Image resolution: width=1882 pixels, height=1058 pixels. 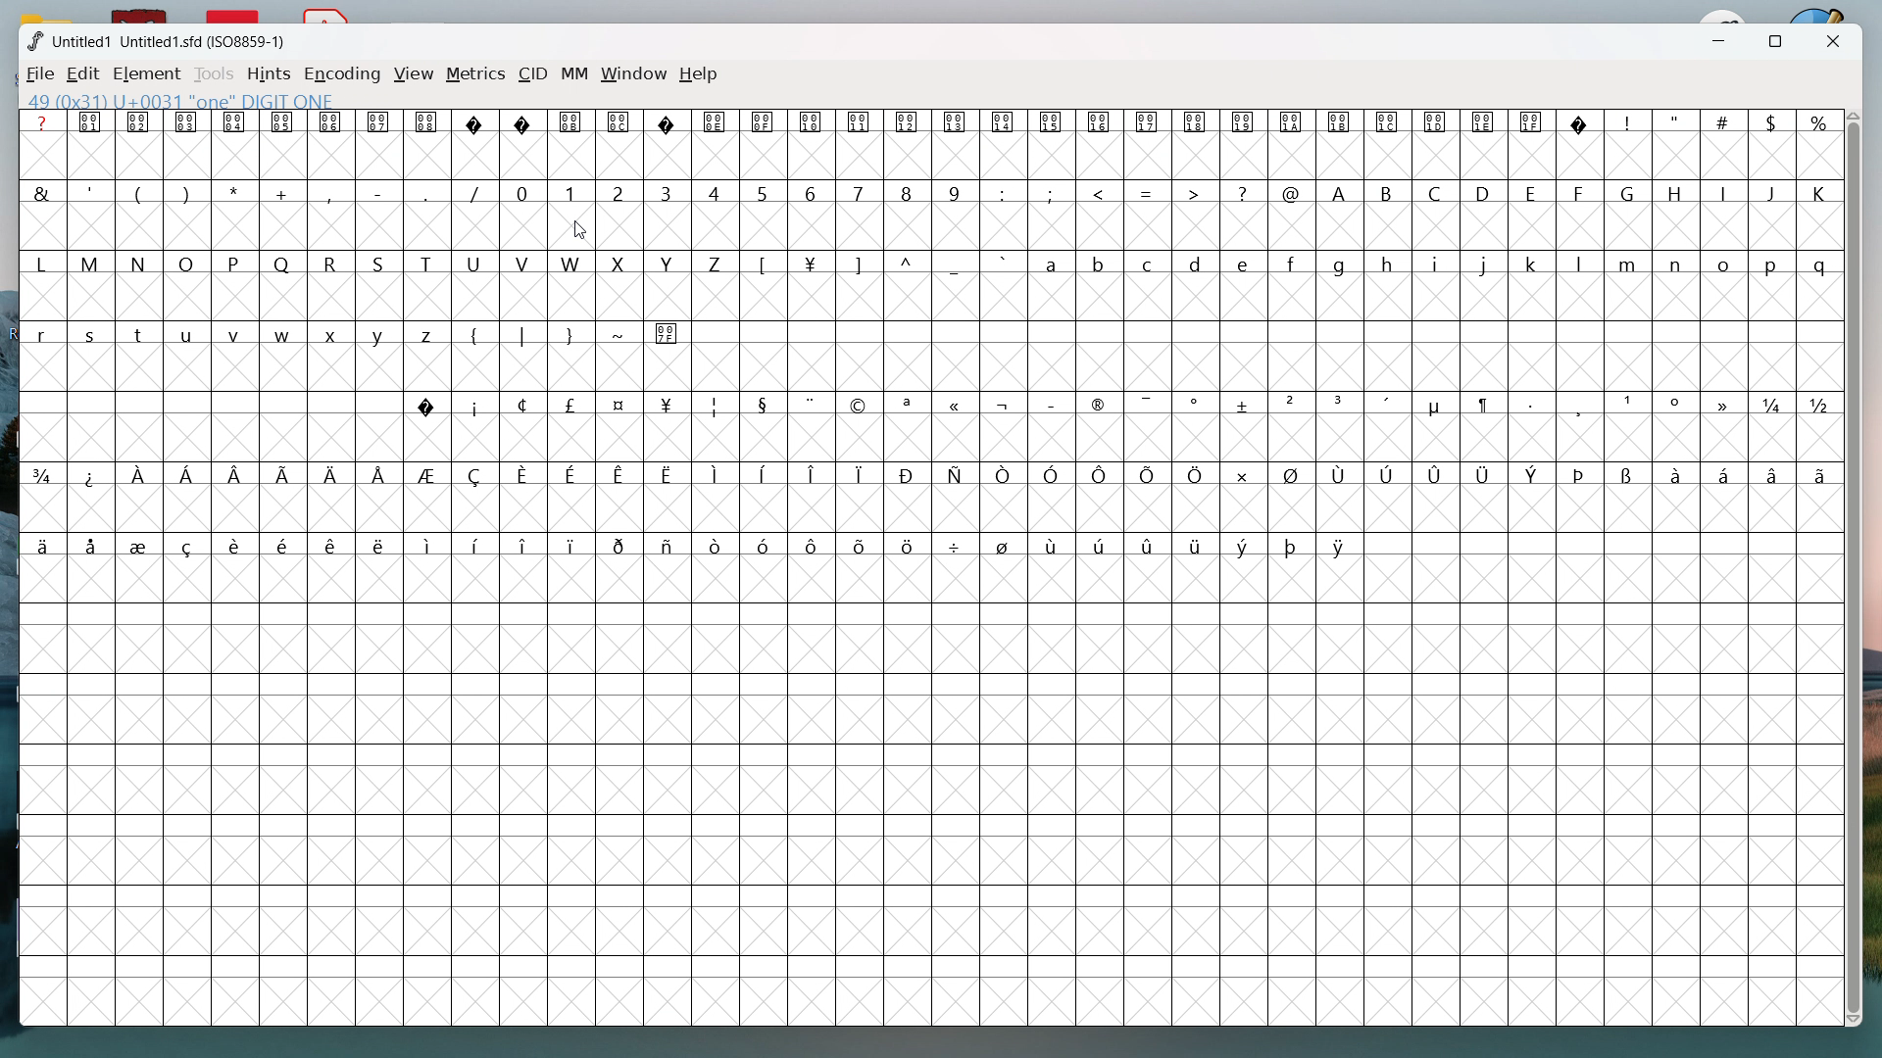 I want to click on f, so click(x=1294, y=262).